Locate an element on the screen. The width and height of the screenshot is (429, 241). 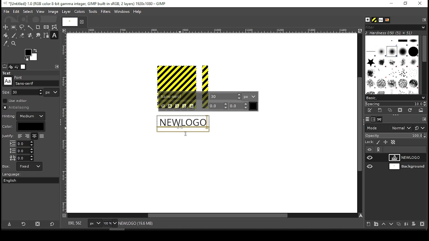
merge layer is located at coordinates (406, 224).